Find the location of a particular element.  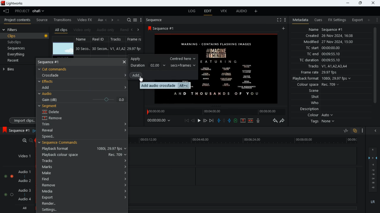

right is located at coordinates (112, 20).